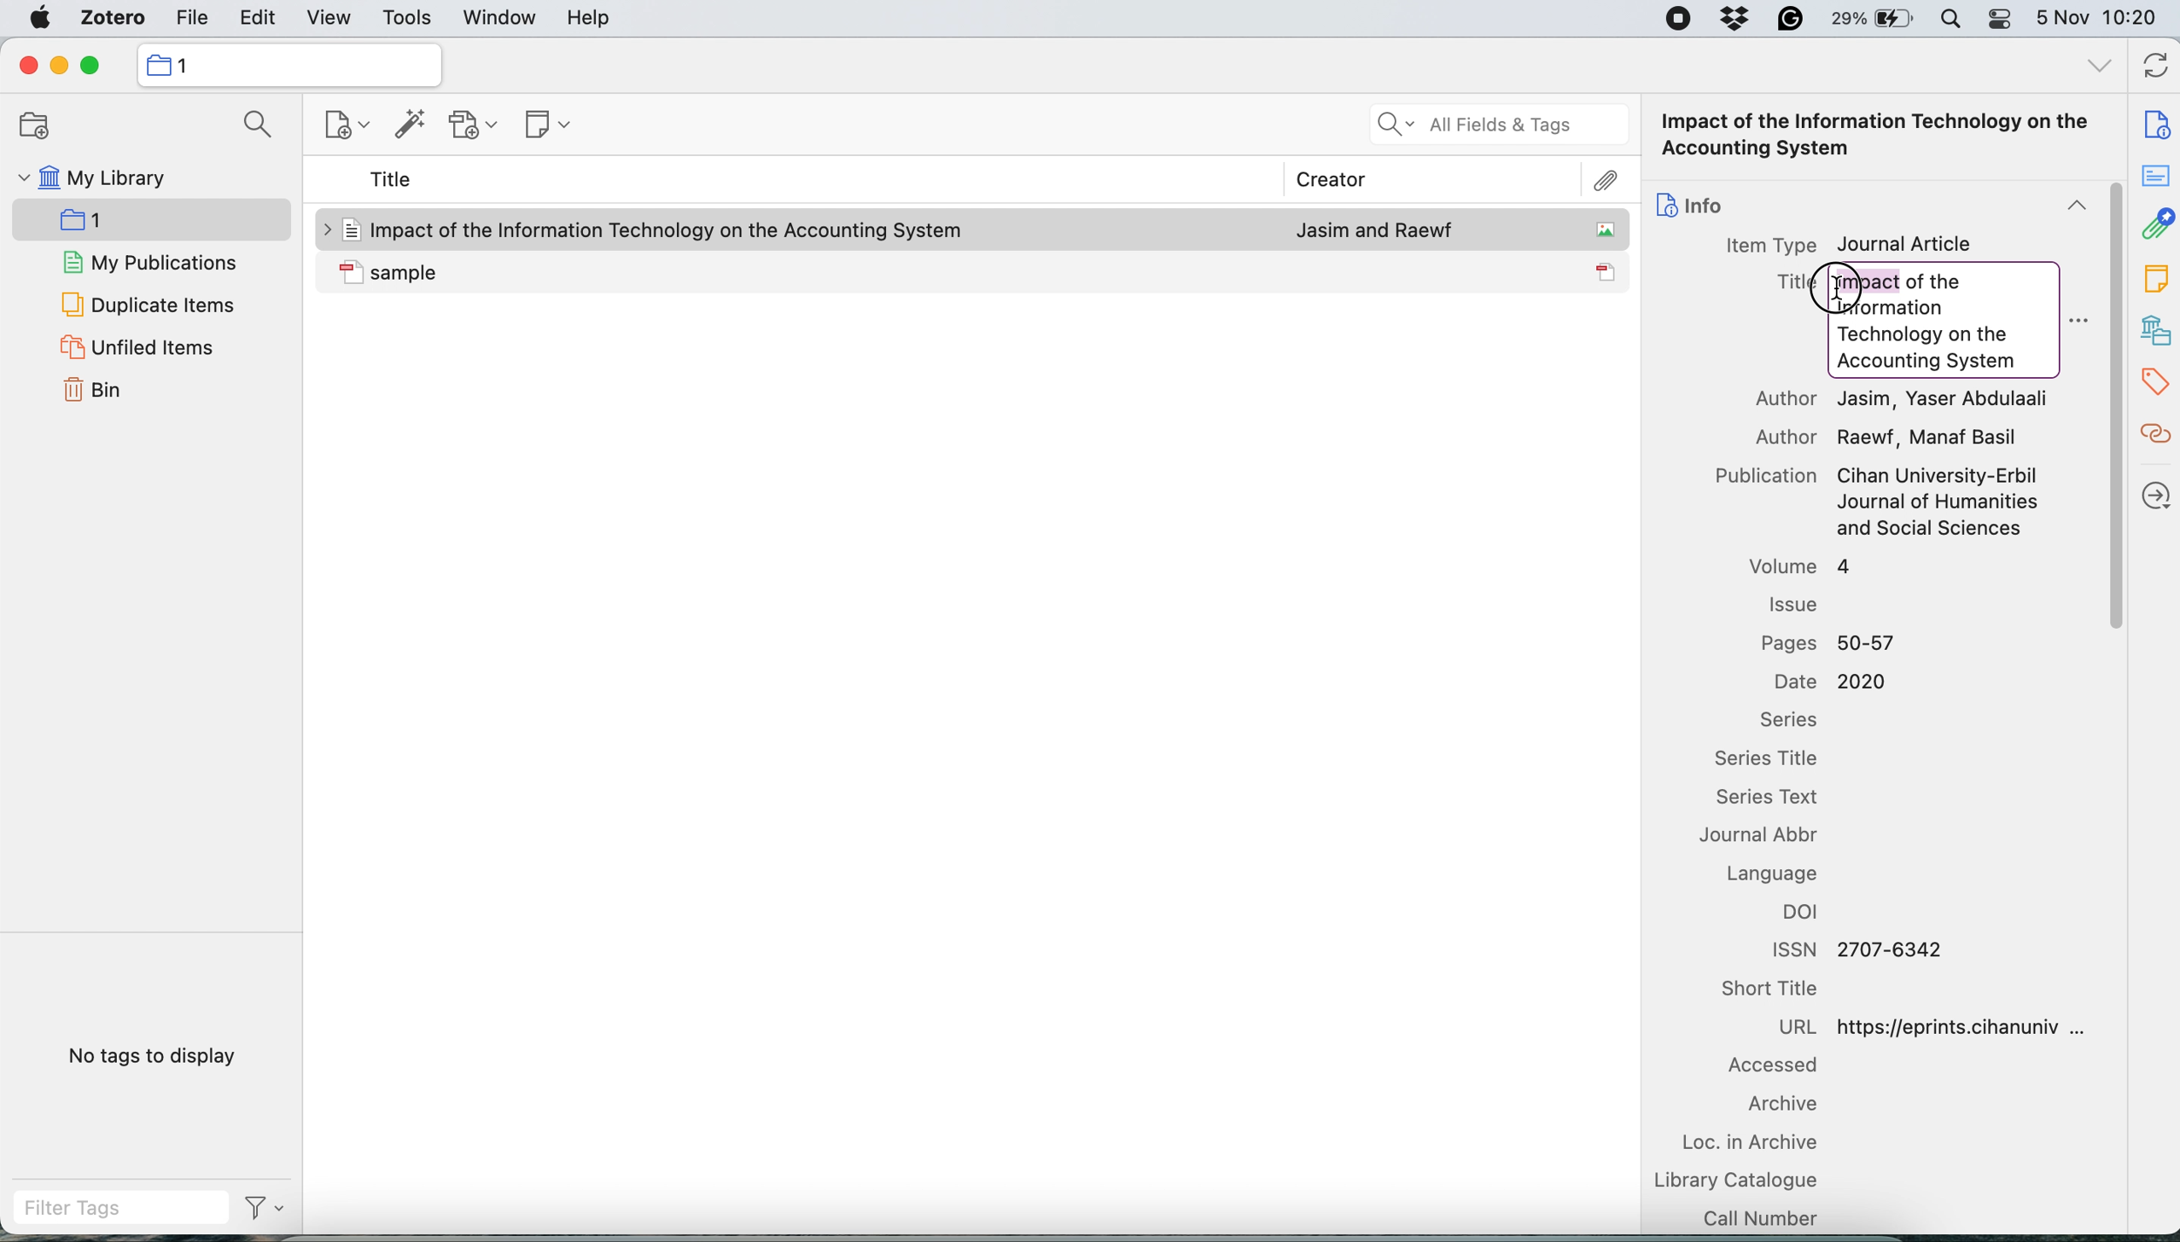 This screenshot has height=1242, width=2180. I want to click on add items by identifier, so click(408, 125).